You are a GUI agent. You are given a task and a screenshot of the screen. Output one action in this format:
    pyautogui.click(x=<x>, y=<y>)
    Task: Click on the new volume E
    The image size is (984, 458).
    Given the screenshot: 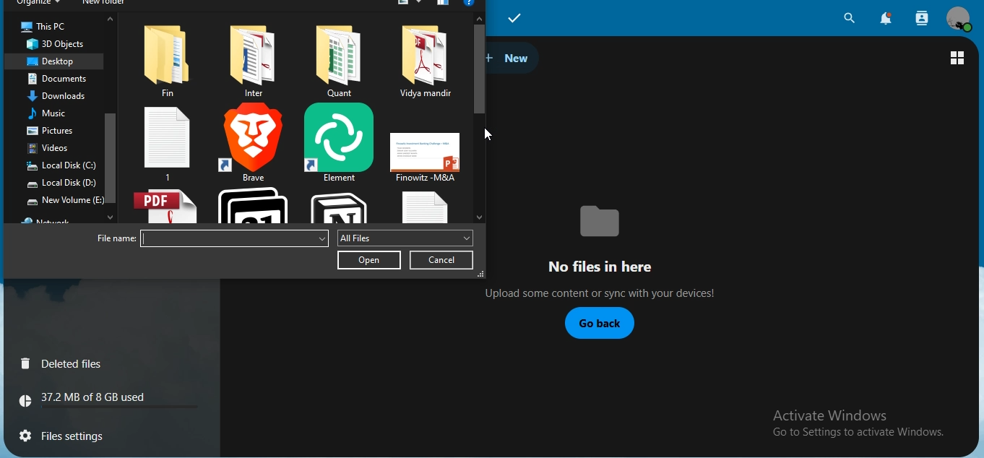 What is the action you would take?
    pyautogui.click(x=64, y=199)
    